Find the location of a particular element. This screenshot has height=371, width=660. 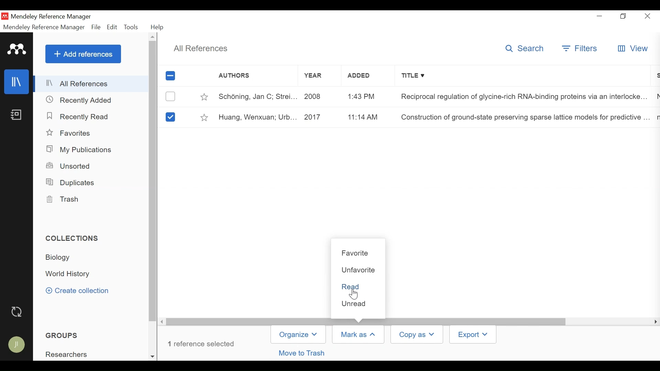

Authors is located at coordinates (249, 76).